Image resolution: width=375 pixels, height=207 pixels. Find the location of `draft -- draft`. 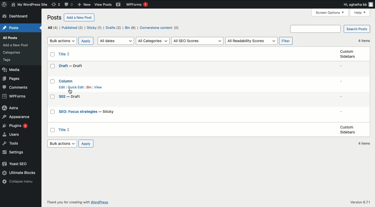

draft -- draft is located at coordinates (70, 66).